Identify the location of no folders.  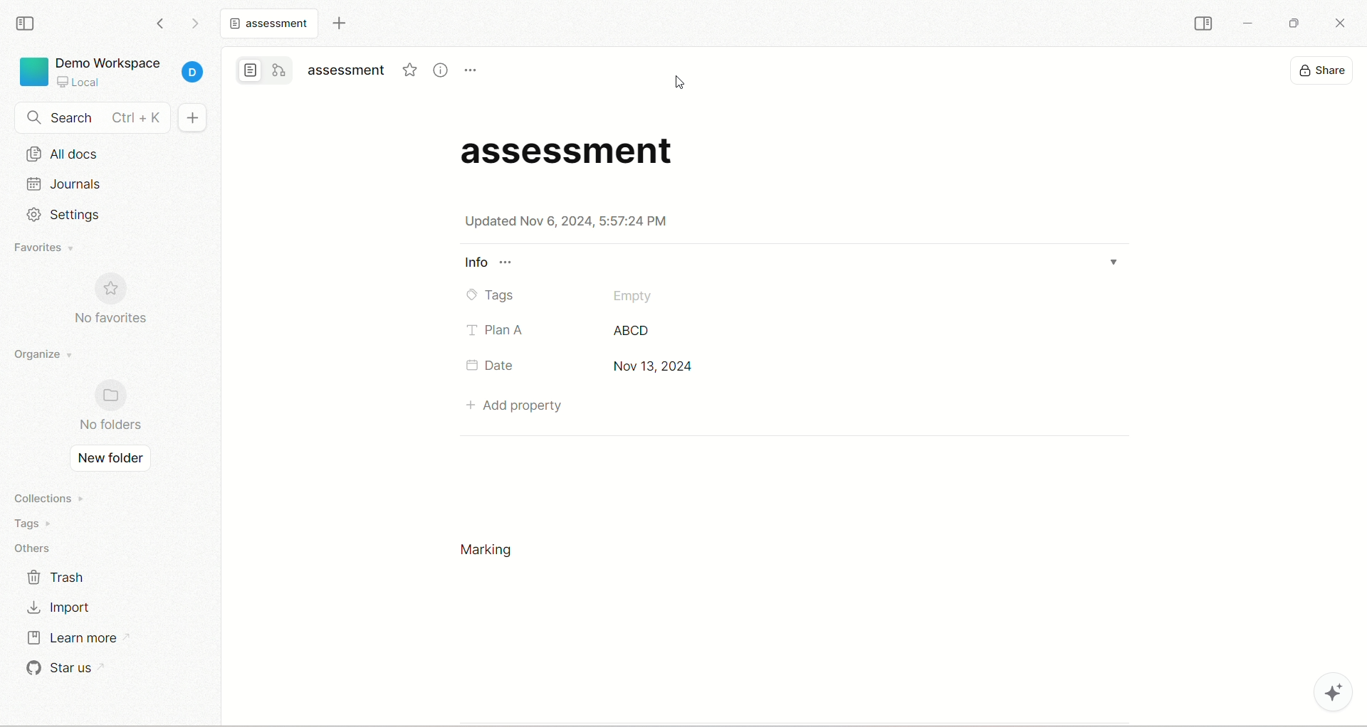
(112, 425).